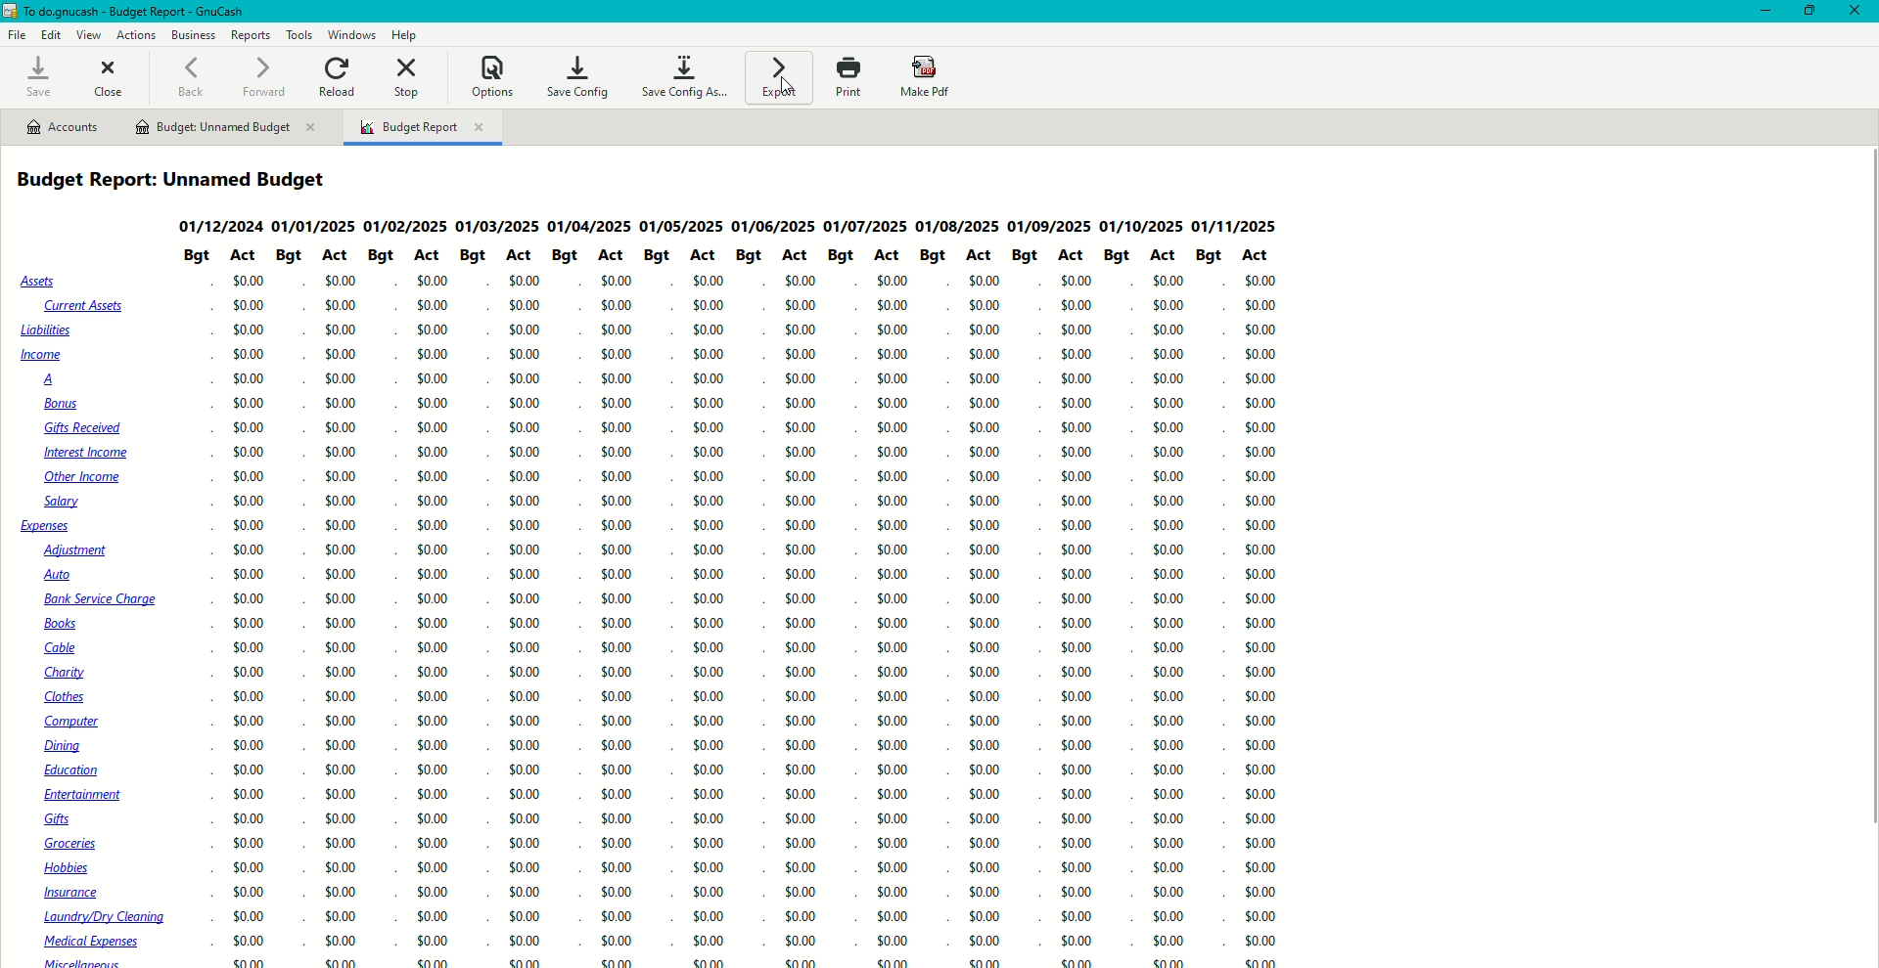  Describe the element at coordinates (245, 675) in the screenshot. I see `$0.00` at that location.